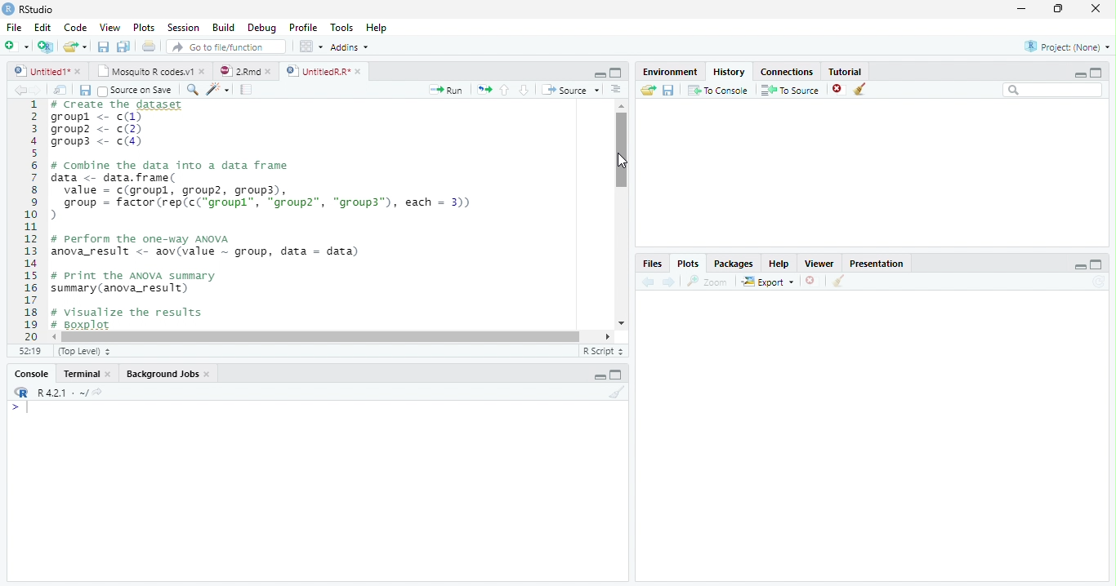  I want to click on Viewer, so click(821, 263).